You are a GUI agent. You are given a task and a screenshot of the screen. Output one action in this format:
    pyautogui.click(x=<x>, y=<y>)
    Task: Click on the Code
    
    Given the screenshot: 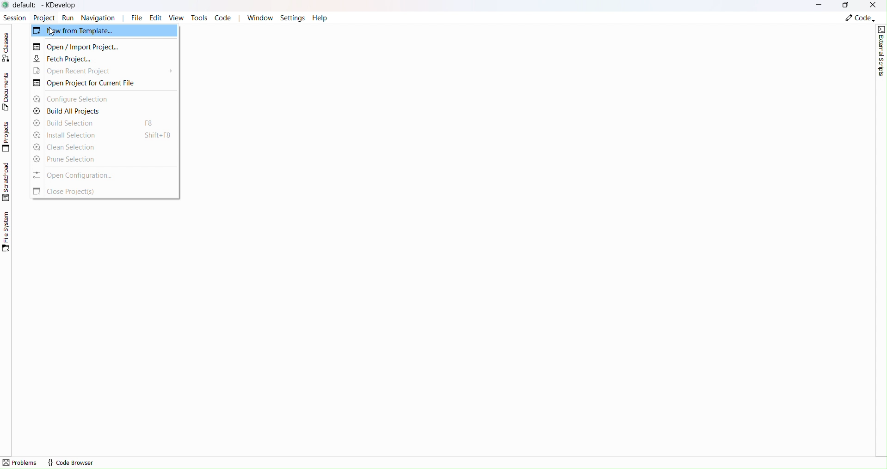 What is the action you would take?
    pyautogui.click(x=859, y=18)
    